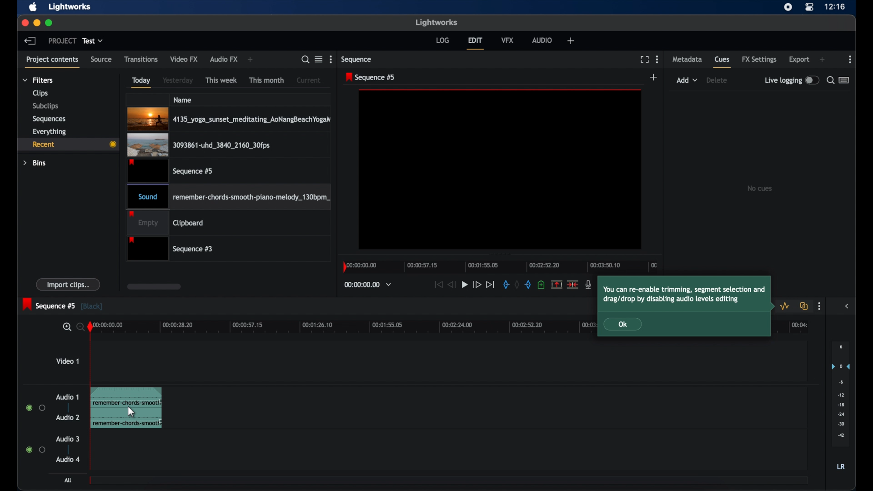  Describe the element at coordinates (528, 285) in the screenshot. I see `out mark` at that location.